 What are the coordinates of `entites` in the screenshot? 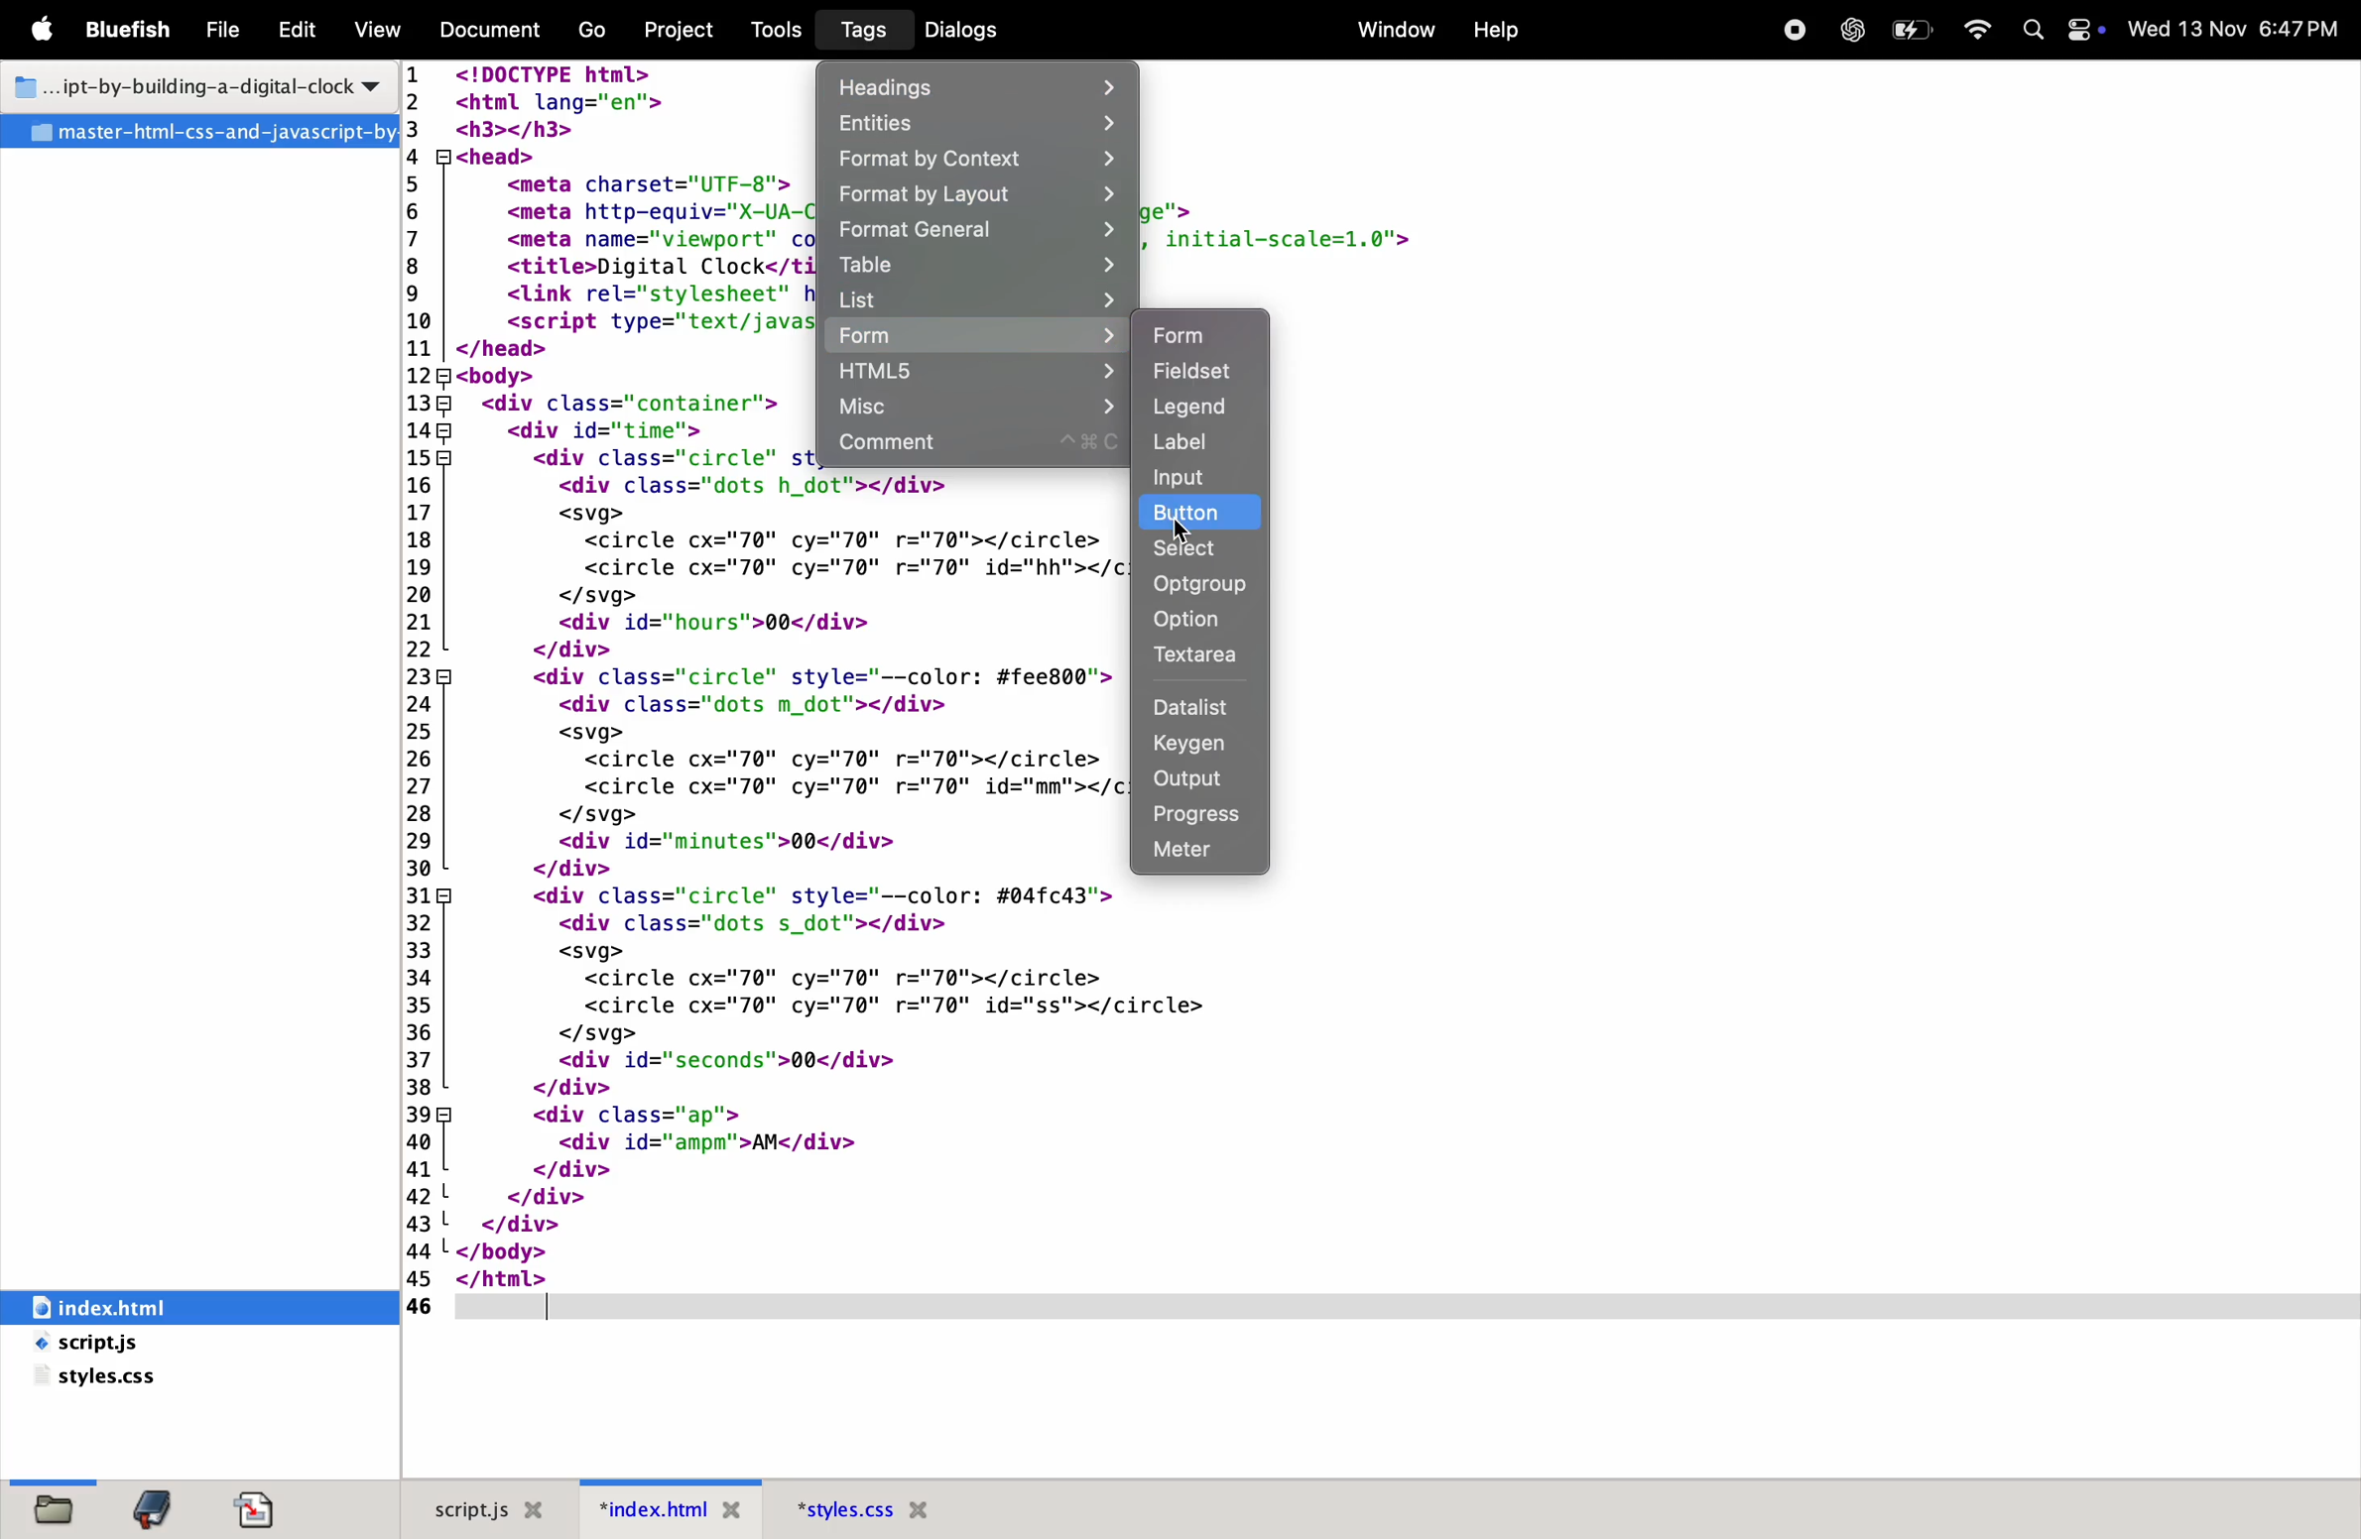 It's located at (977, 124).